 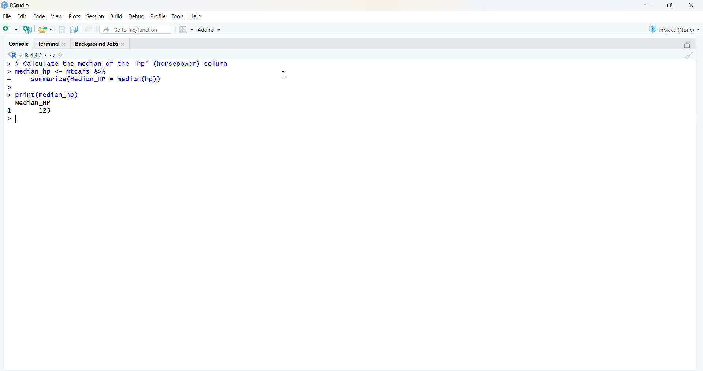 What do you see at coordinates (49, 44) in the screenshot?
I see `terminal` at bounding box center [49, 44].